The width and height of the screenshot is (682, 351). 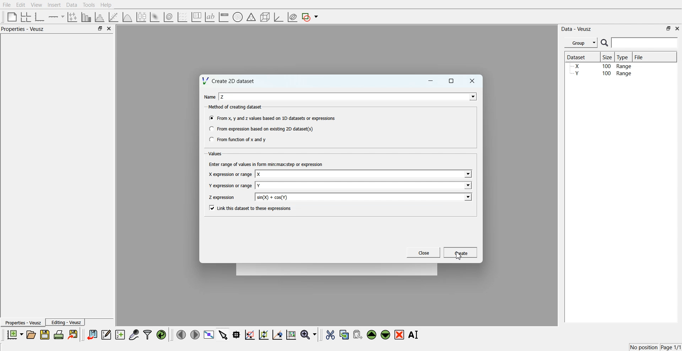 I want to click on Recenter graph axes, so click(x=278, y=334).